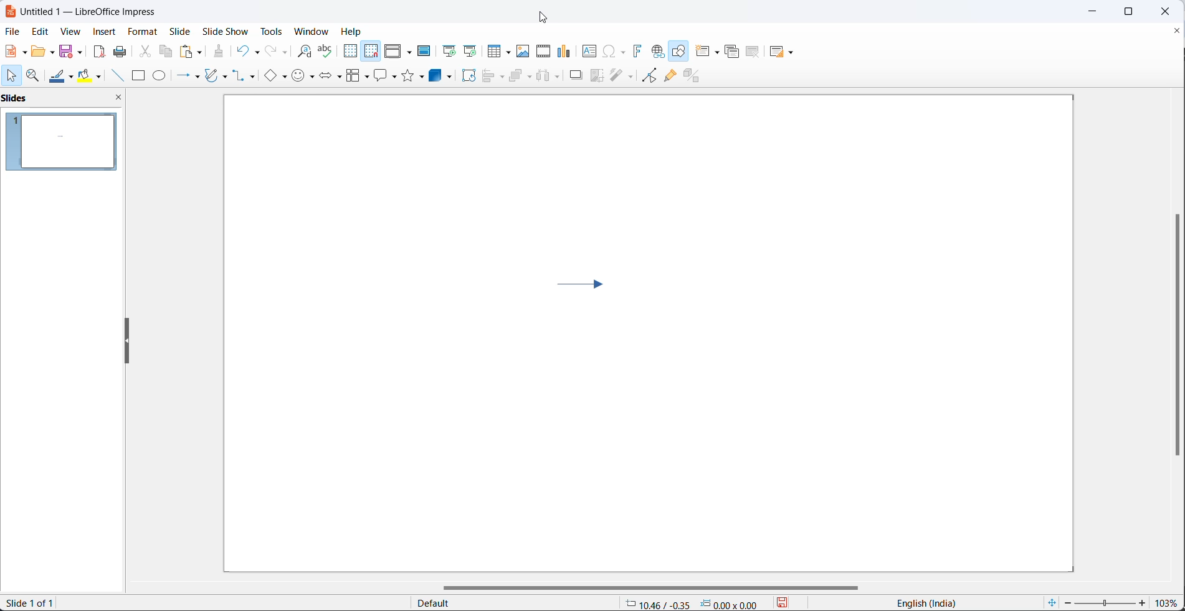  Describe the element at coordinates (100, 53) in the screenshot. I see `export as pdf` at that location.